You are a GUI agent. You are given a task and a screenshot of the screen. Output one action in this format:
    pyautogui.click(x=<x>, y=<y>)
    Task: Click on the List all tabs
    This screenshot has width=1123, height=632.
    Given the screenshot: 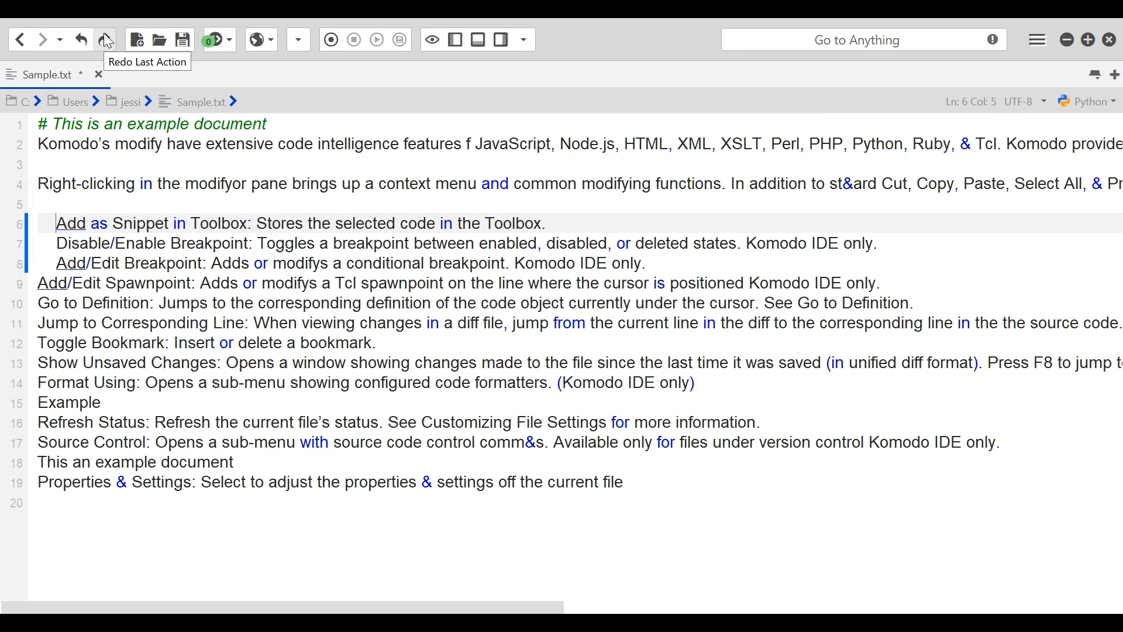 What is the action you would take?
    pyautogui.click(x=1094, y=74)
    